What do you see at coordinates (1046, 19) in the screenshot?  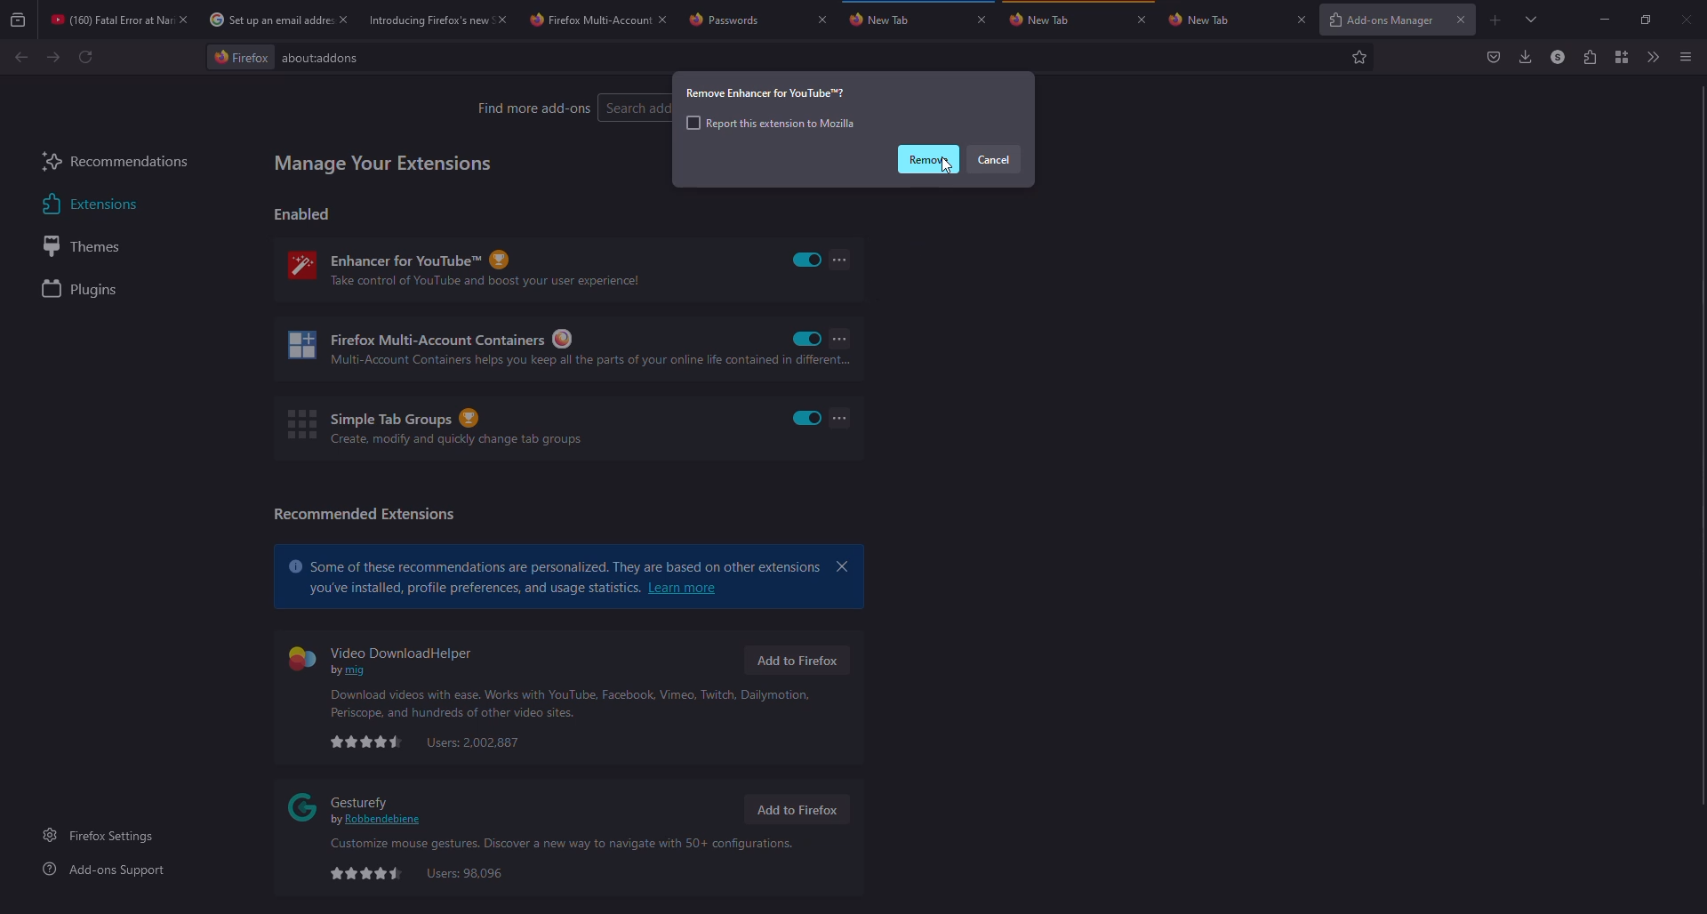 I see `tab` at bounding box center [1046, 19].